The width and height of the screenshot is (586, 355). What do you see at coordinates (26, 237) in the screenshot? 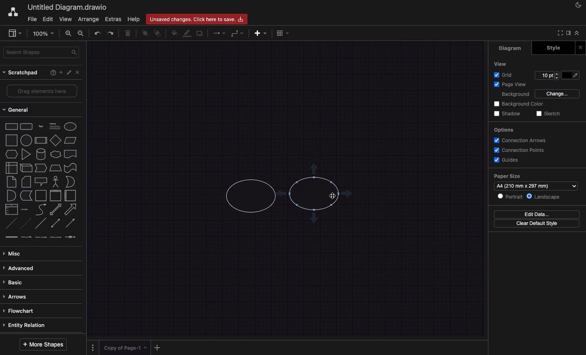
I see `connector with label` at bounding box center [26, 237].